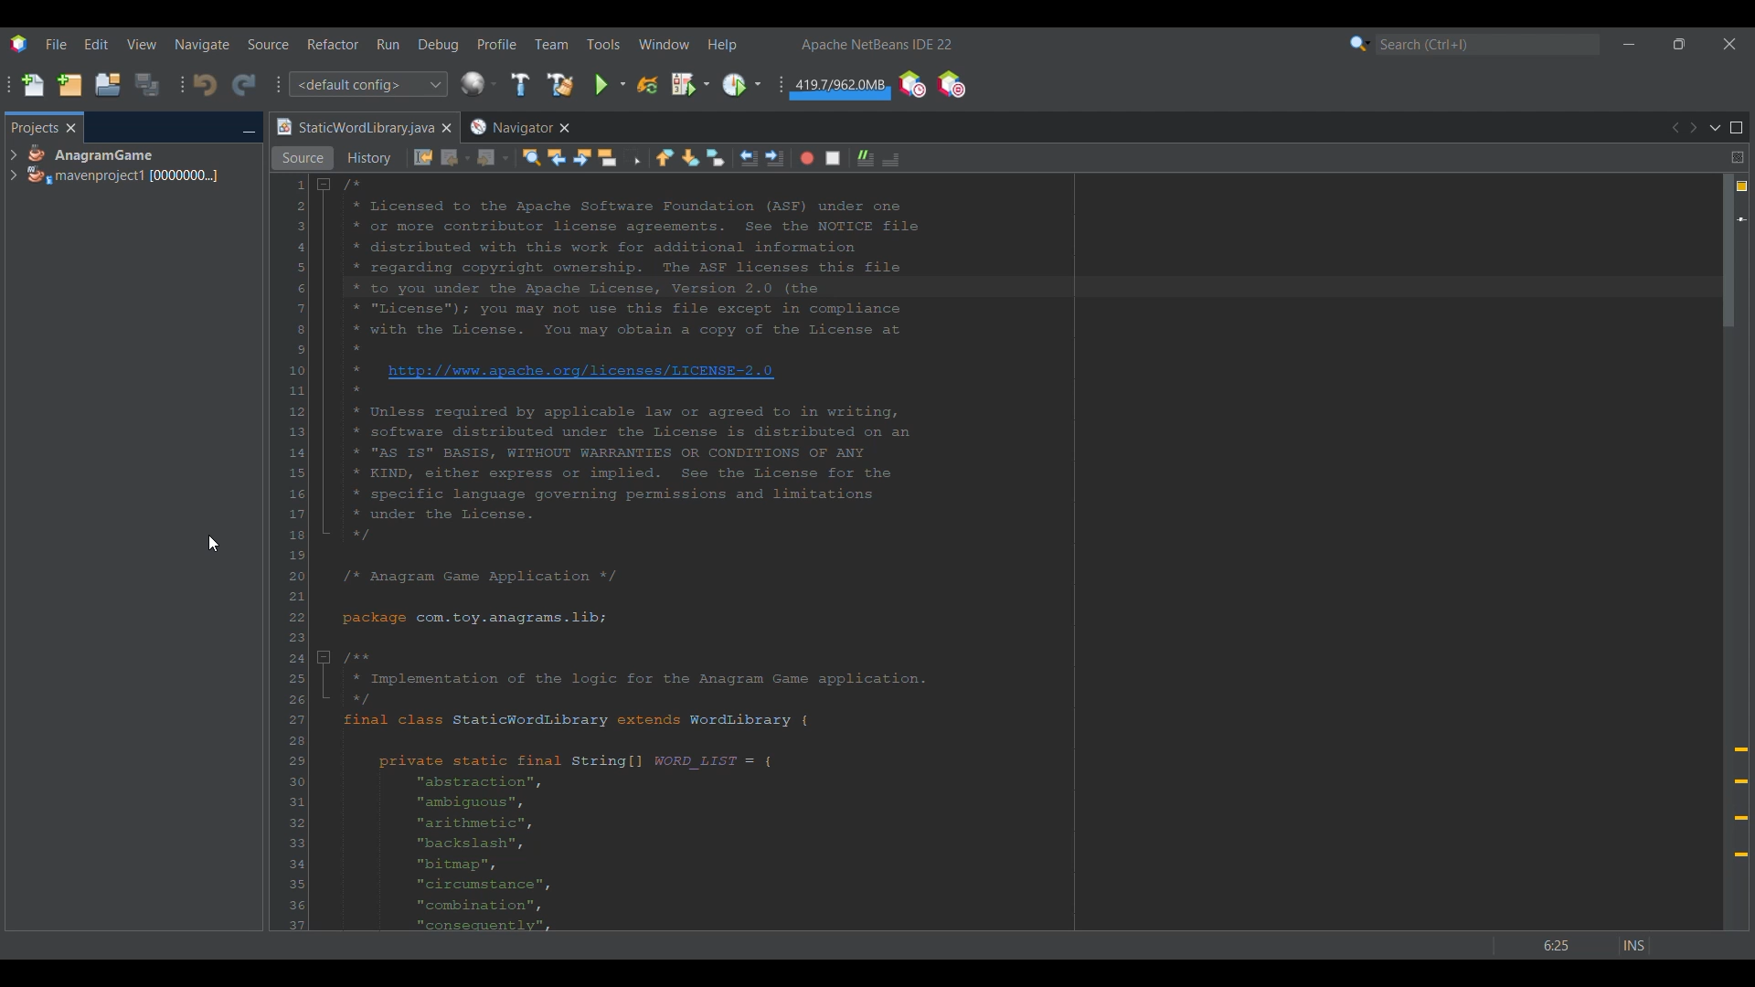 The image size is (1755, 987). What do you see at coordinates (690, 83) in the screenshot?
I see `Debug main project options` at bounding box center [690, 83].